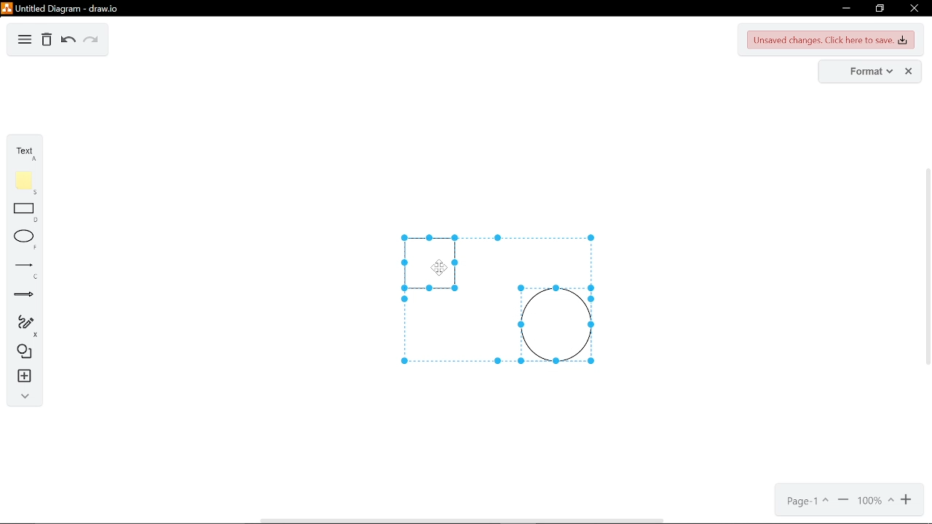 Image resolution: width=932 pixels, height=524 pixels. I want to click on redo, so click(90, 42).